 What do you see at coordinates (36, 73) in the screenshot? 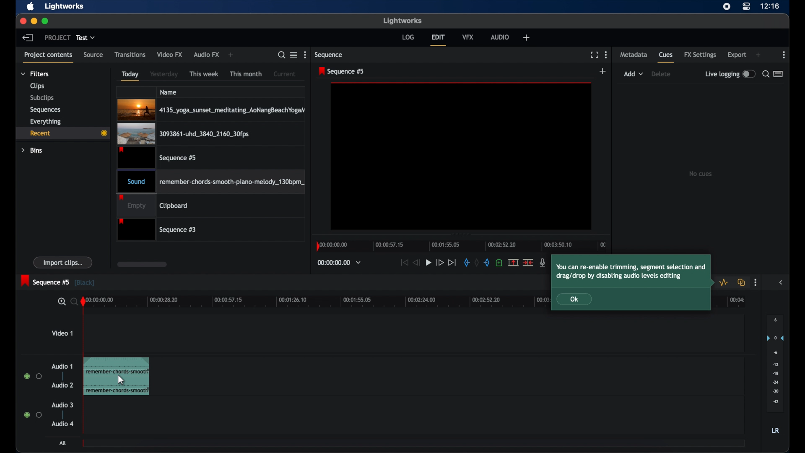
I see `filters` at bounding box center [36, 73].